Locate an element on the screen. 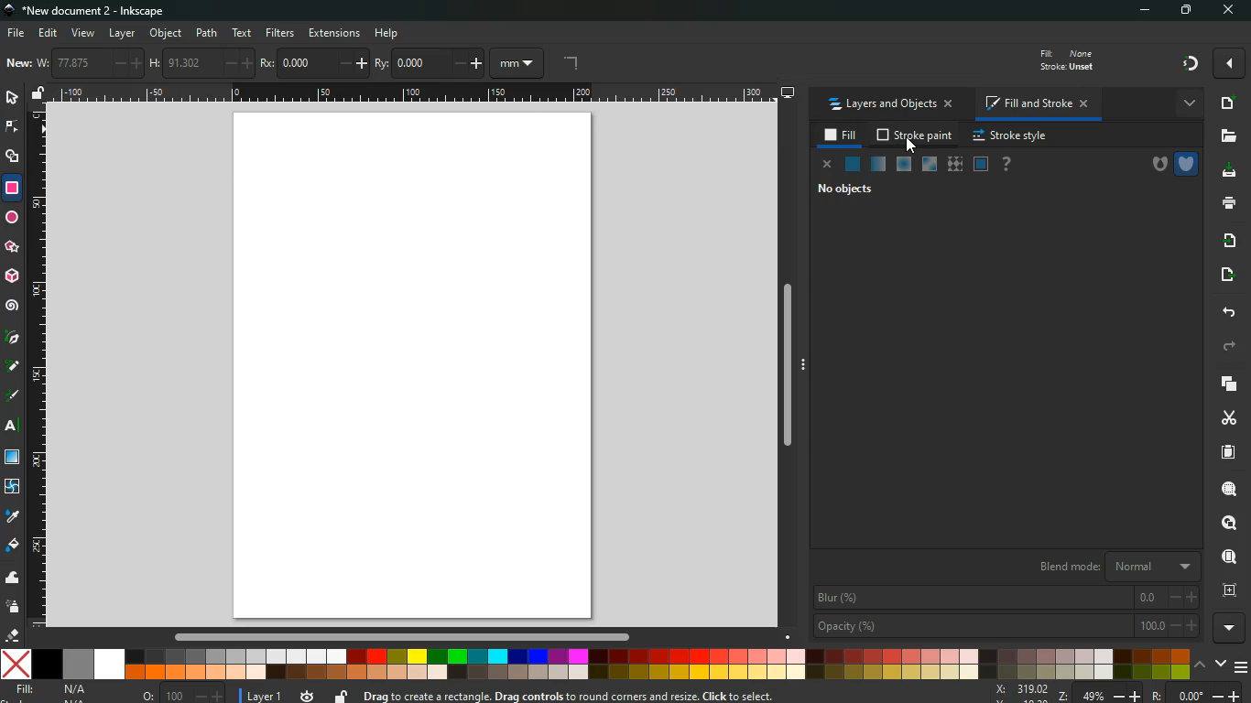 The height and width of the screenshot is (703, 1251). text is located at coordinates (244, 34).